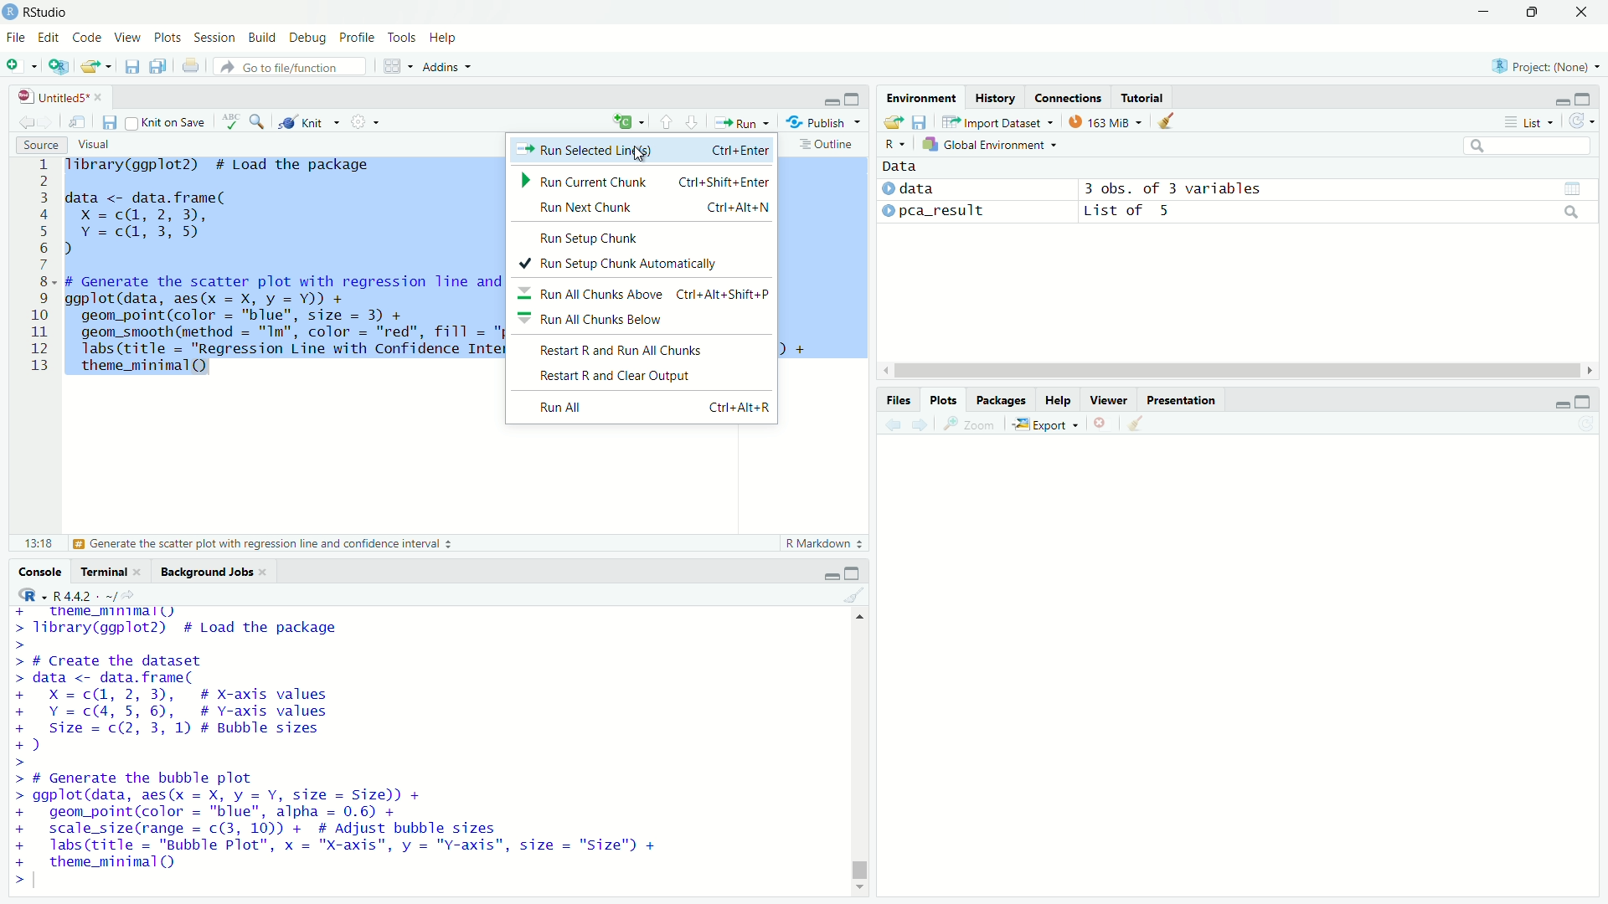 This screenshot has height=904, width=1608. I want to click on Plots, so click(167, 38).